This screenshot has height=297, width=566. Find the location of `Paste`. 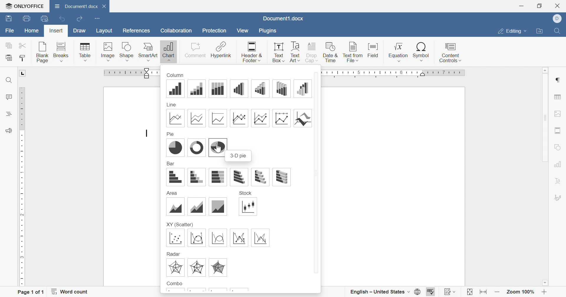

Paste is located at coordinates (10, 58).